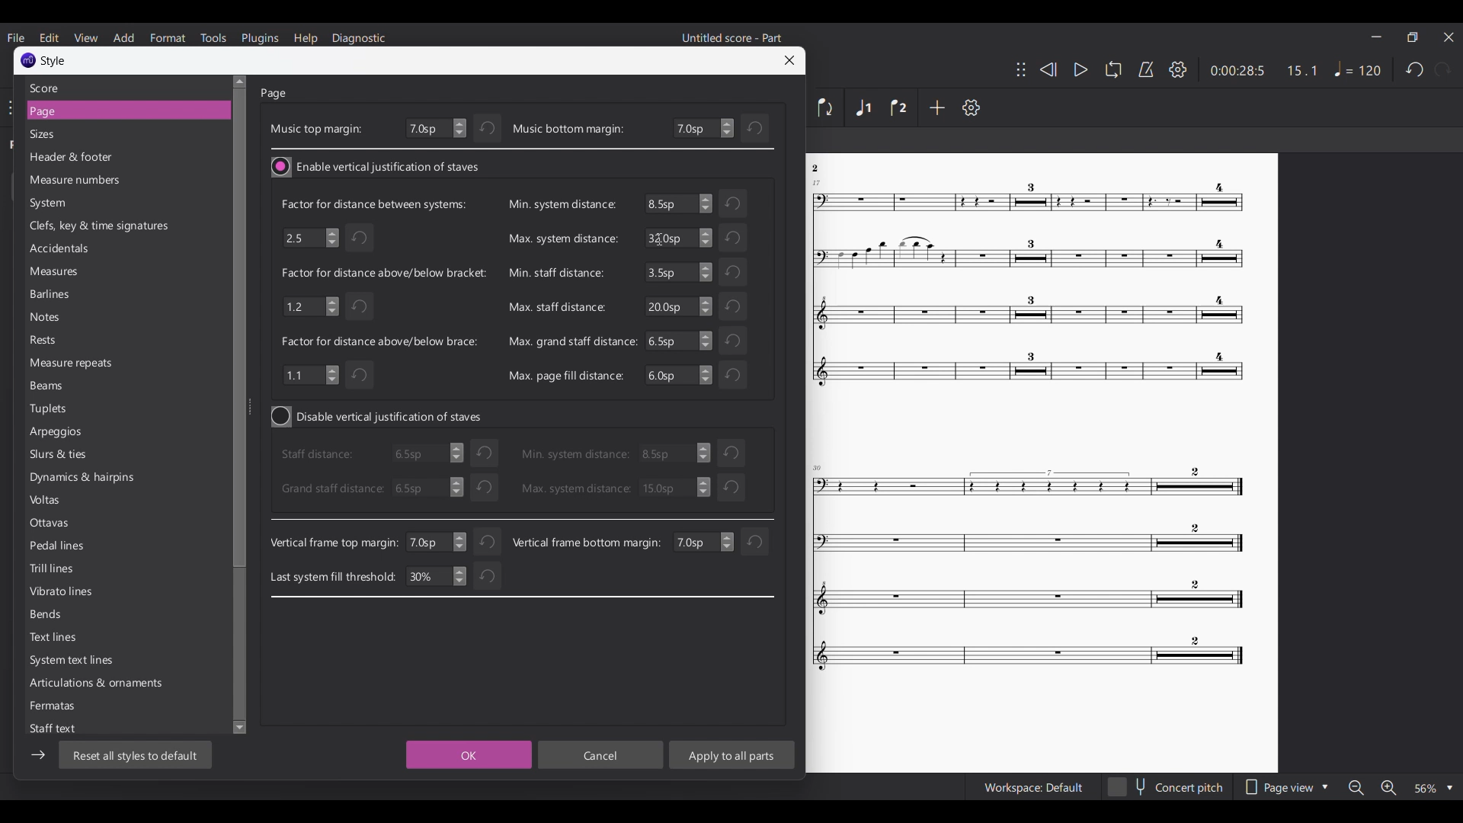 The width and height of the screenshot is (1463, 823). I want to click on Reset to default, so click(135, 754).